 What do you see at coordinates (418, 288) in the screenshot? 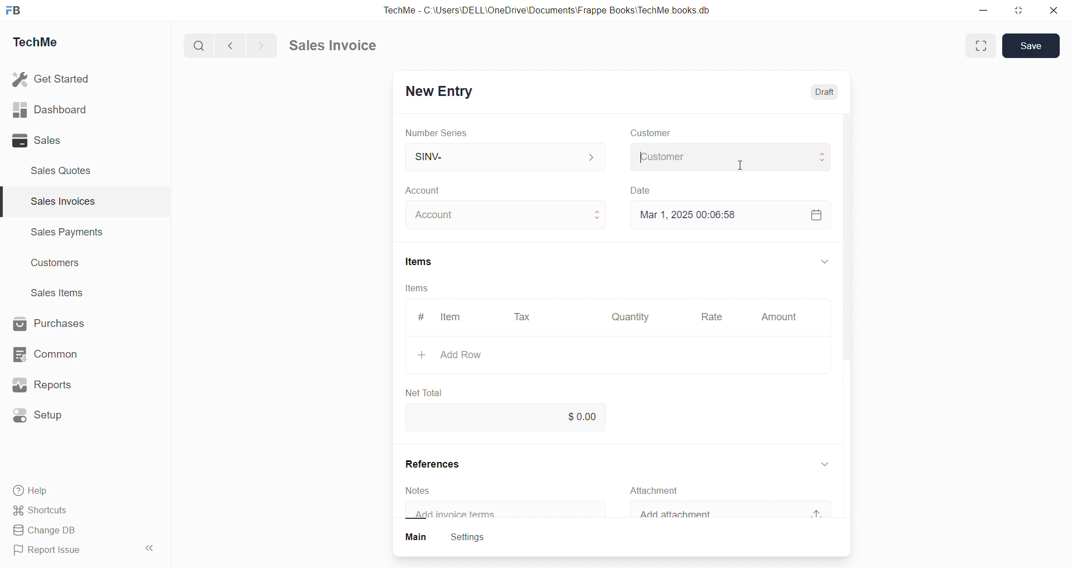
I see `Items` at bounding box center [418, 288].